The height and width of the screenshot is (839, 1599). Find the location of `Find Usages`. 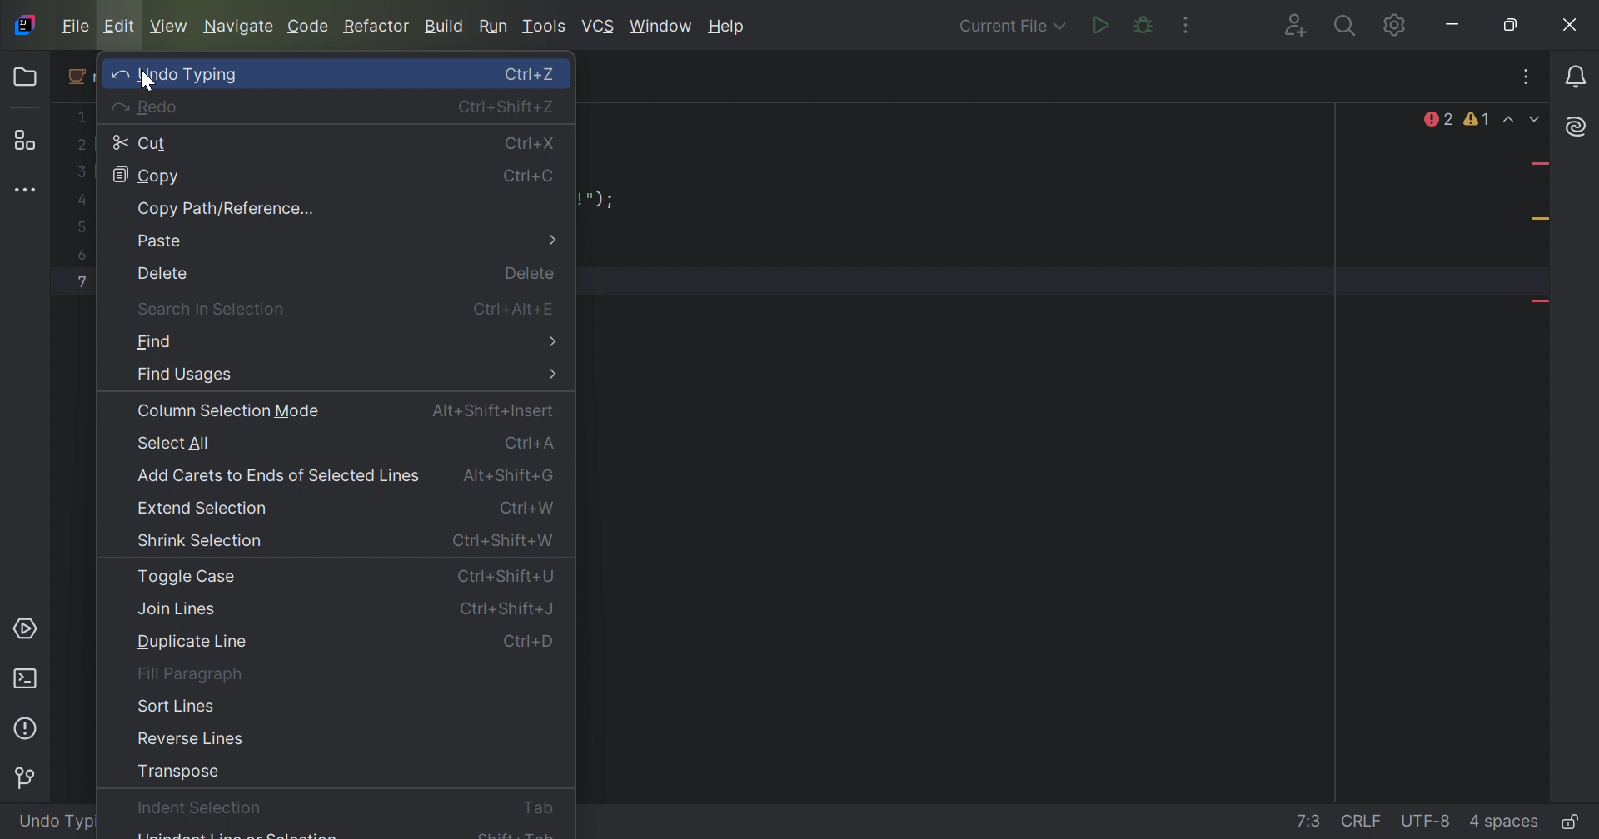

Find Usages is located at coordinates (185, 375).